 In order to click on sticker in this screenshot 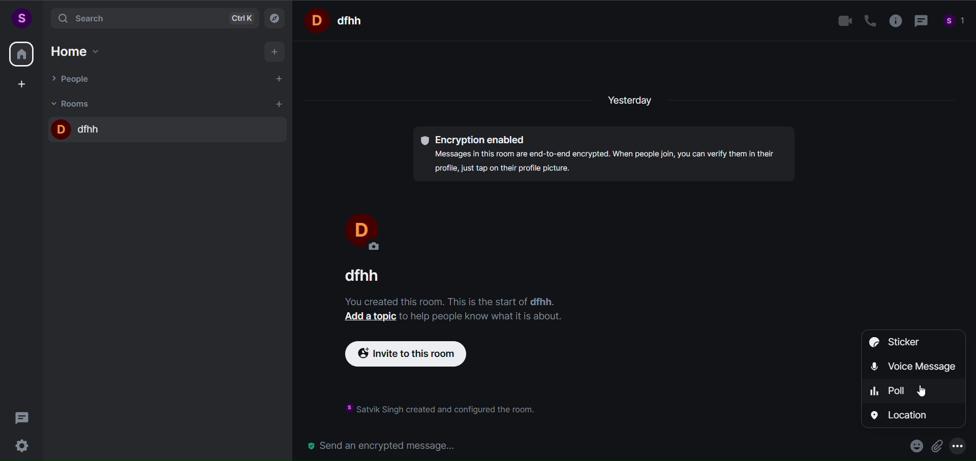, I will do `click(905, 342)`.